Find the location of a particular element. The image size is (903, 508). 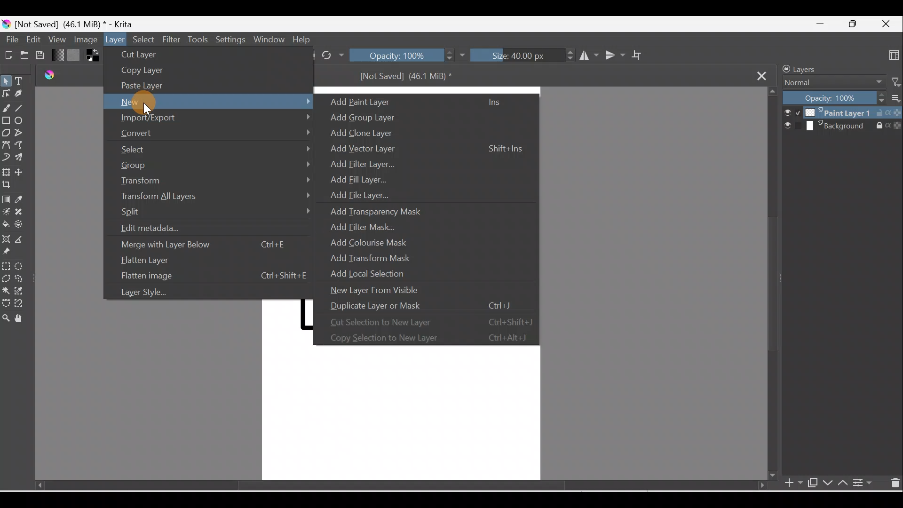

Enclose & fill tool is located at coordinates (22, 226).